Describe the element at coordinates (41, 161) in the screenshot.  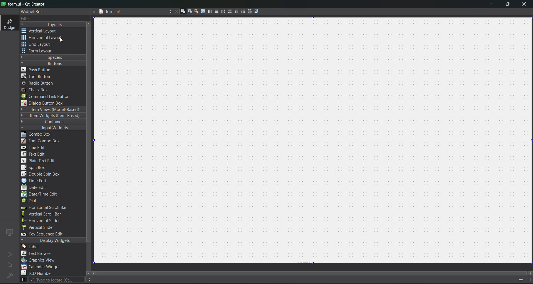
I see `plain text edit` at that location.